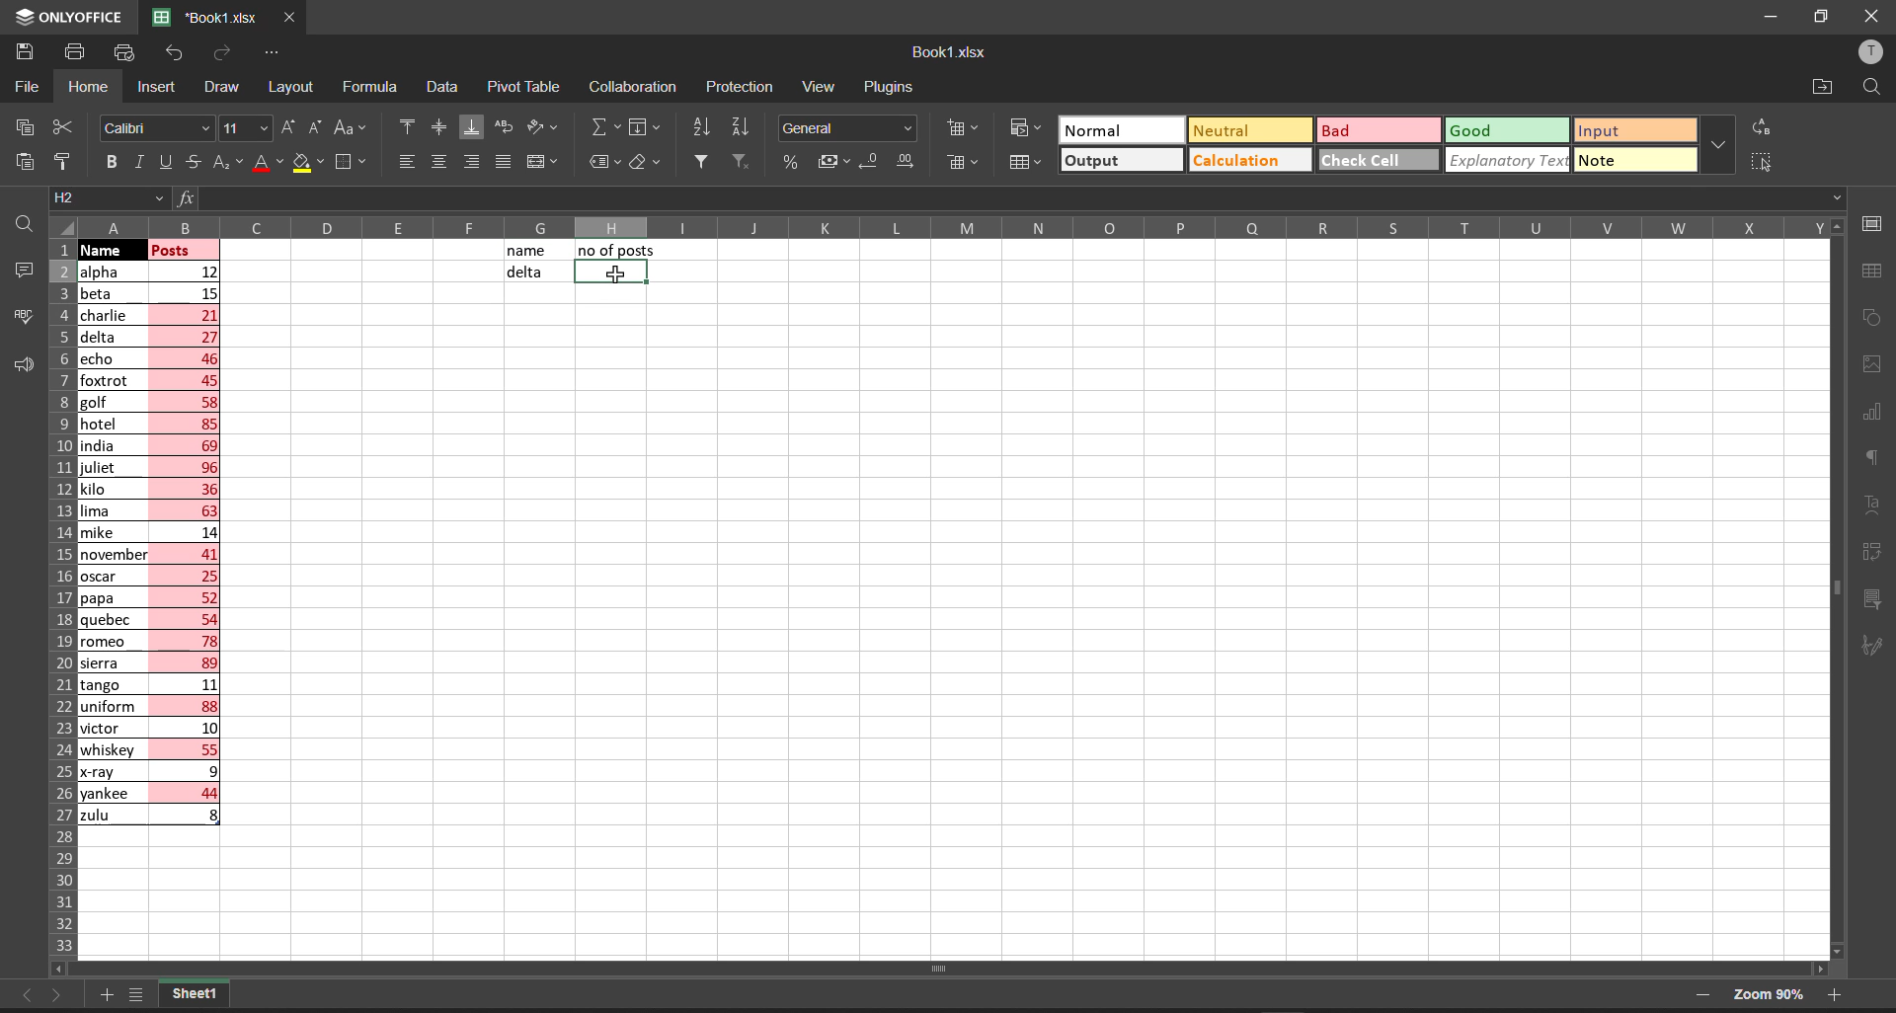 The height and width of the screenshot is (1013, 1896). What do you see at coordinates (1868, 17) in the screenshot?
I see `close` at bounding box center [1868, 17].